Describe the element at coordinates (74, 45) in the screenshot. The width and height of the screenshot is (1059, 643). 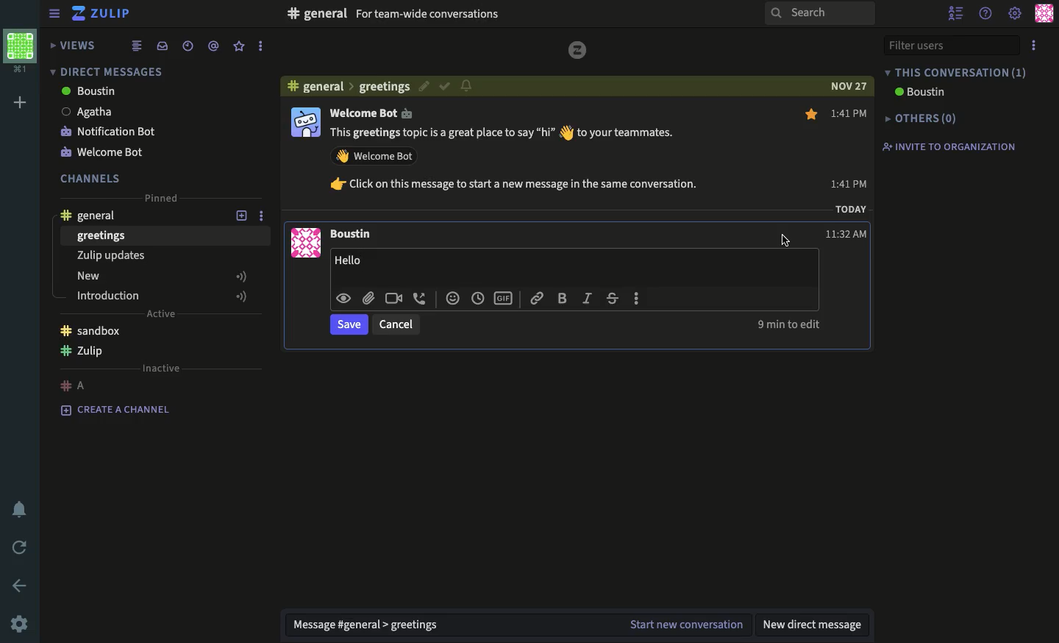
I see `views` at that location.